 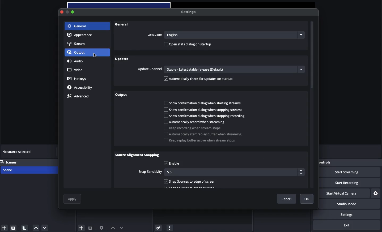 I want to click on Start virtual camera, so click(x=340, y=194).